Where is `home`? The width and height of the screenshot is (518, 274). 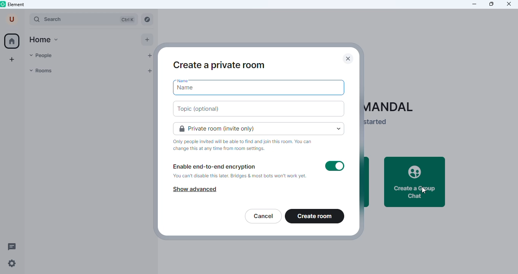
home is located at coordinates (46, 40).